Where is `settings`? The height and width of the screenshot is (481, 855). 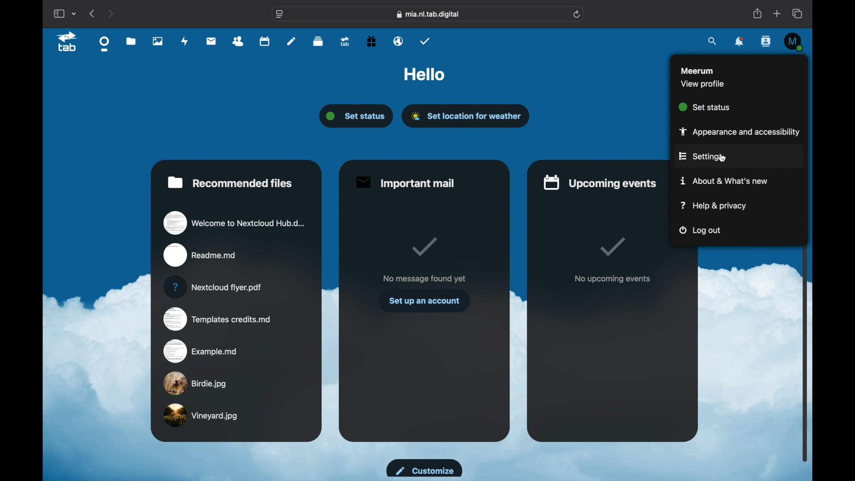 settings is located at coordinates (700, 157).